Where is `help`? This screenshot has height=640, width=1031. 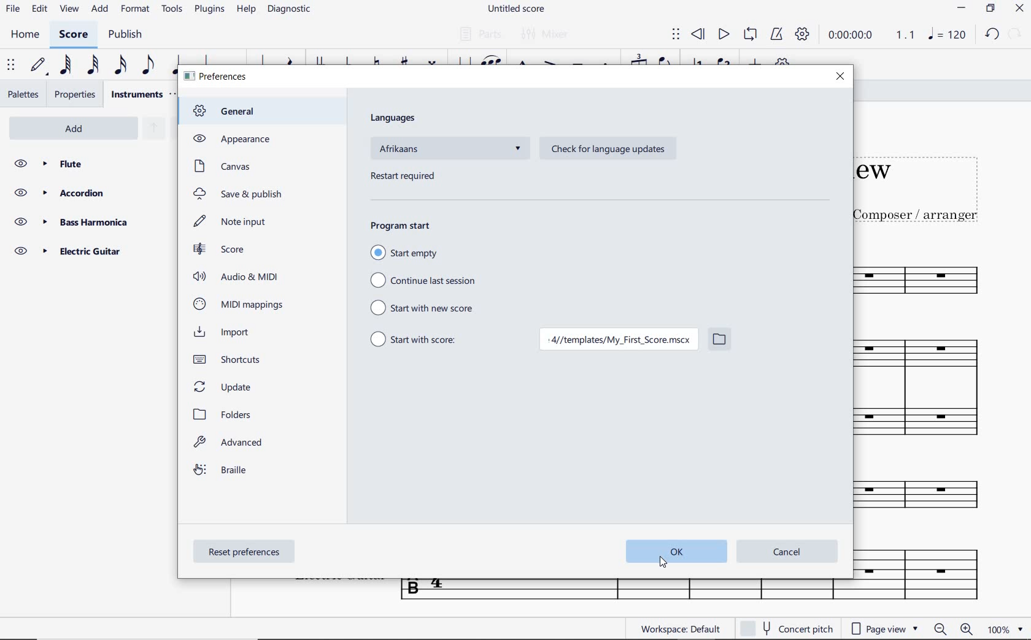 help is located at coordinates (246, 10).